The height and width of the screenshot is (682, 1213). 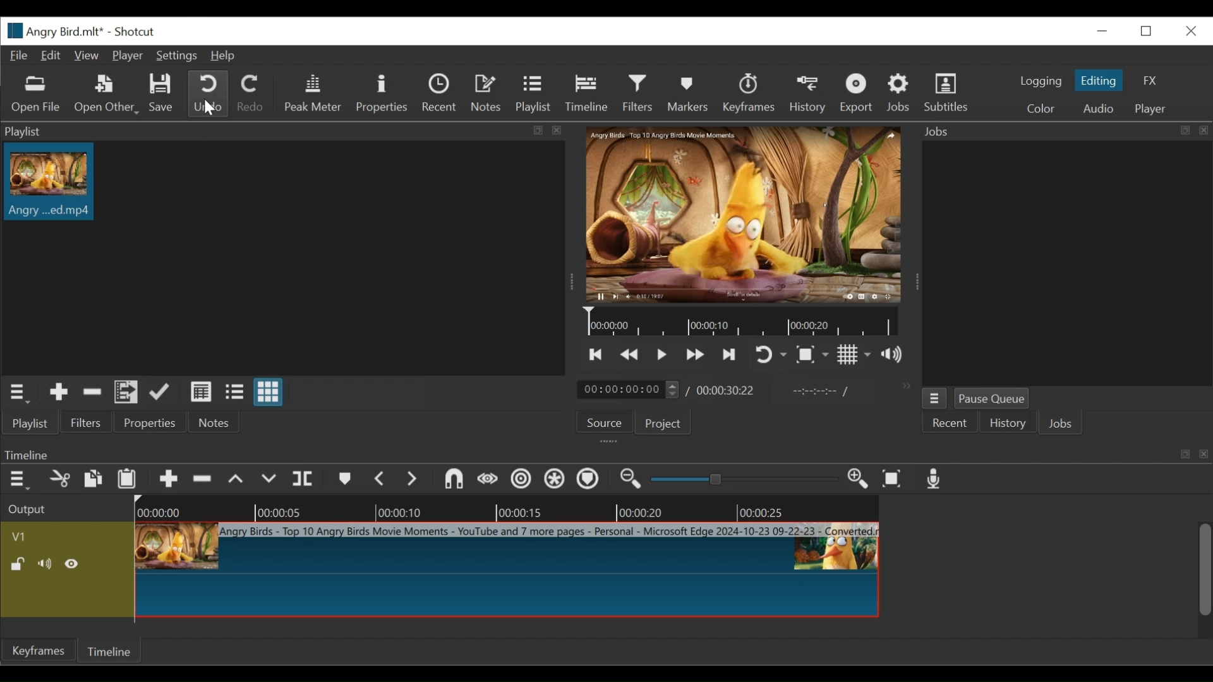 What do you see at coordinates (893, 479) in the screenshot?
I see `zoom timeline to fit` at bounding box center [893, 479].